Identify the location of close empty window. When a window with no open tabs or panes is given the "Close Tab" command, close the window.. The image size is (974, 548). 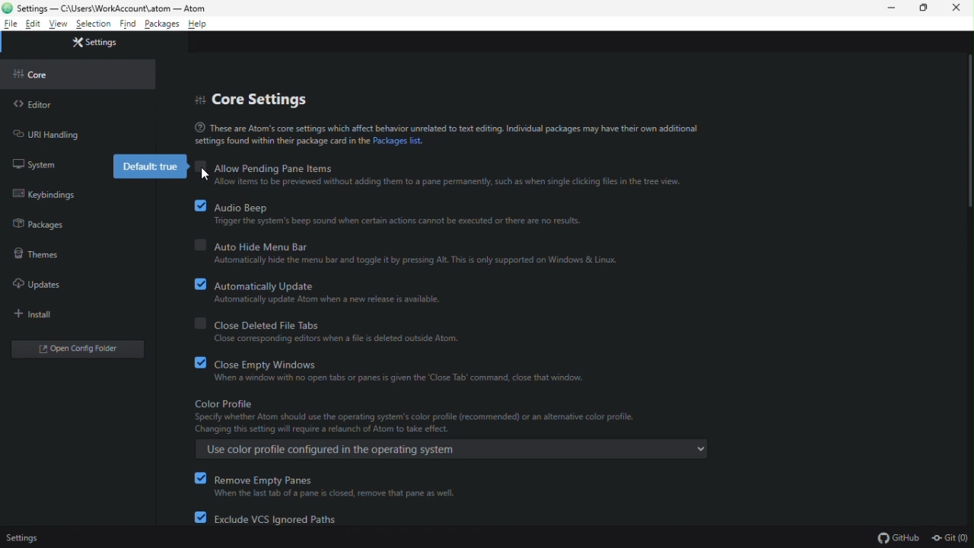
(390, 369).